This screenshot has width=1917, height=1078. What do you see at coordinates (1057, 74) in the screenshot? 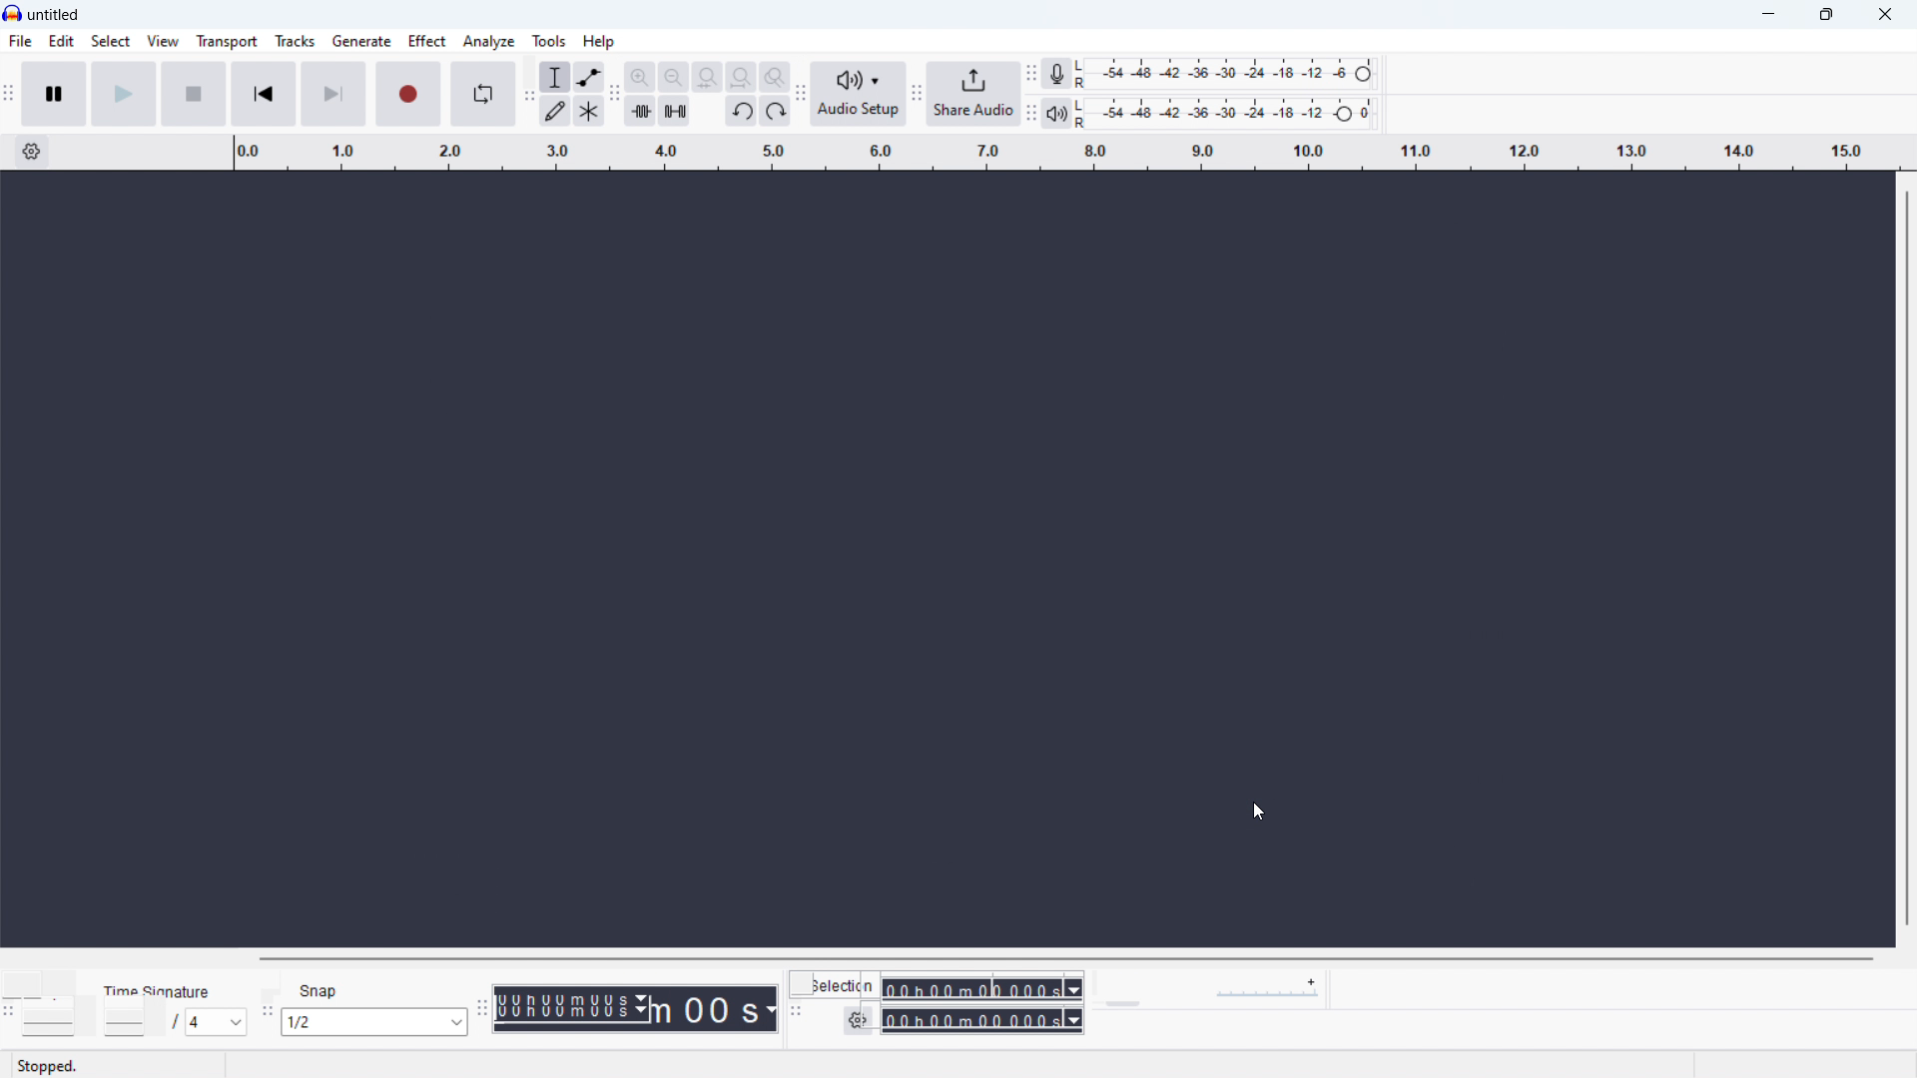
I see `recording meter` at bounding box center [1057, 74].